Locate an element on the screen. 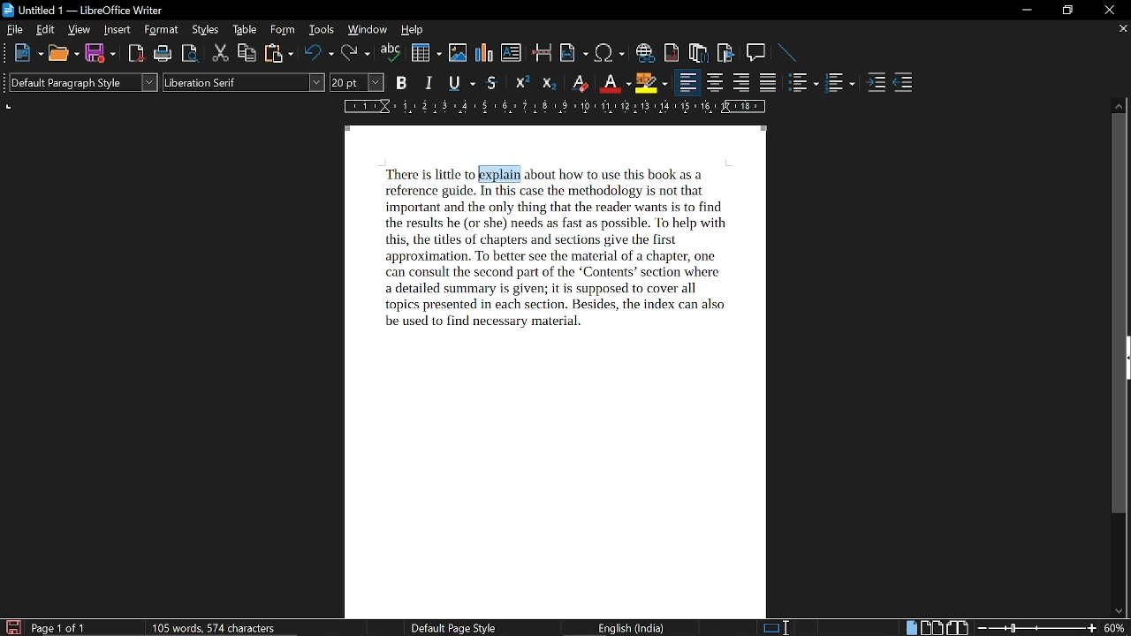  insert comment is located at coordinates (756, 52).